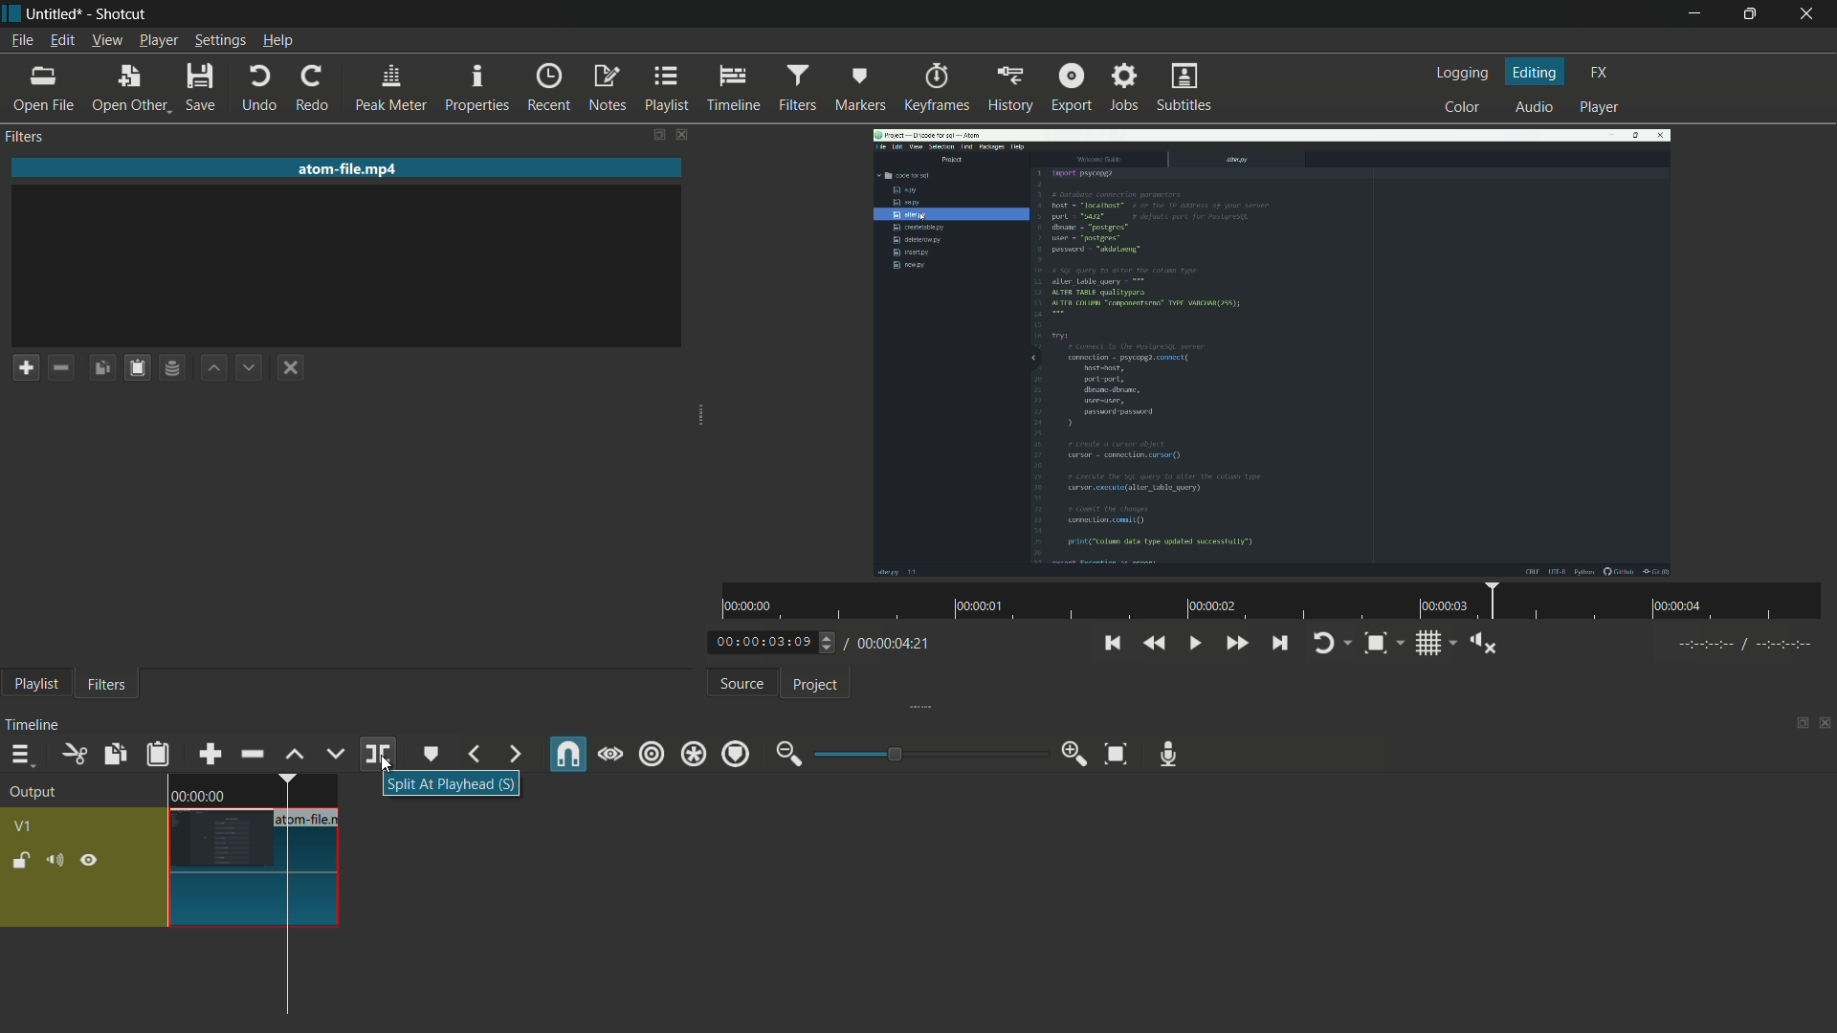 The width and height of the screenshot is (1837, 1033). What do you see at coordinates (296, 754) in the screenshot?
I see `lift` at bounding box center [296, 754].